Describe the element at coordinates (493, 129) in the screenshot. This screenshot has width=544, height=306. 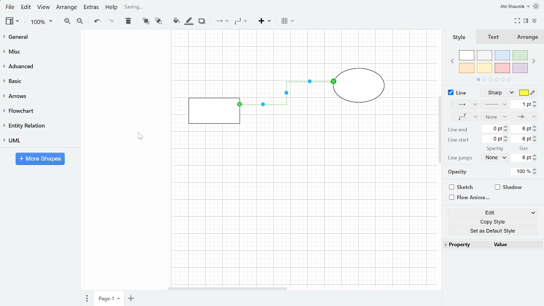
I see `Current line end spacing` at that location.